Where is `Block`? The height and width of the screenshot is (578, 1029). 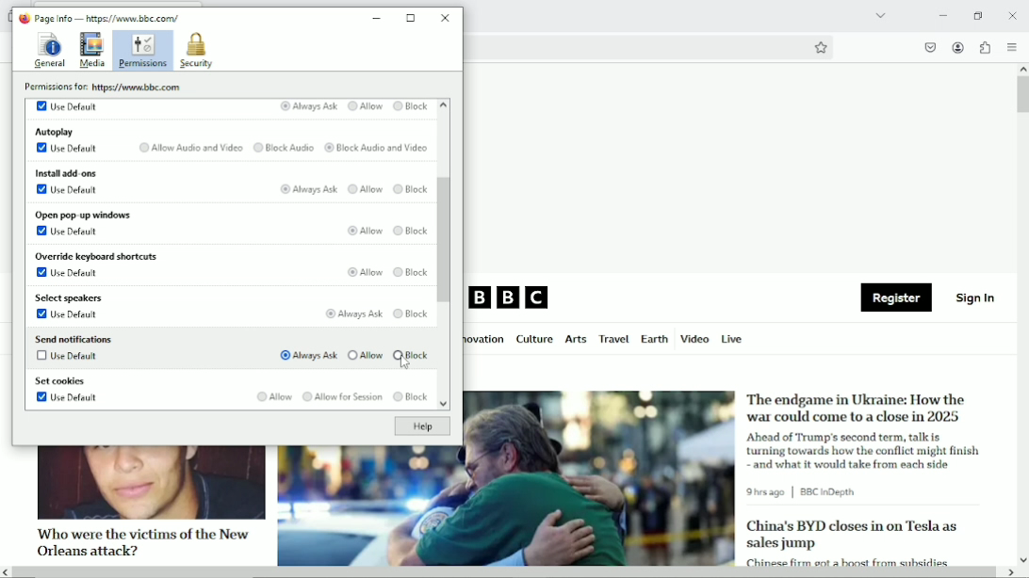
Block is located at coordinates (414, 356).